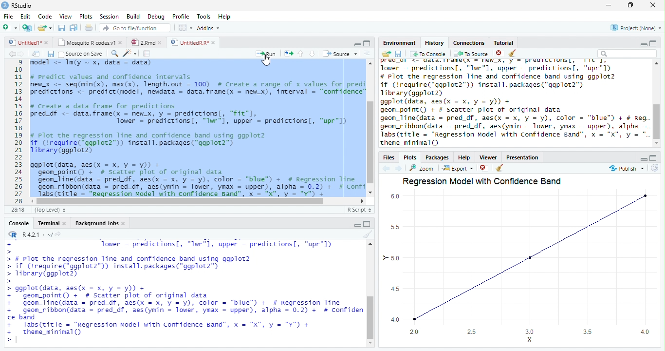 The height and width of the screenshot is (351, 665). Describe the element at coordinates (522, 157) in the screenshot. I see `Presentation` at that location.